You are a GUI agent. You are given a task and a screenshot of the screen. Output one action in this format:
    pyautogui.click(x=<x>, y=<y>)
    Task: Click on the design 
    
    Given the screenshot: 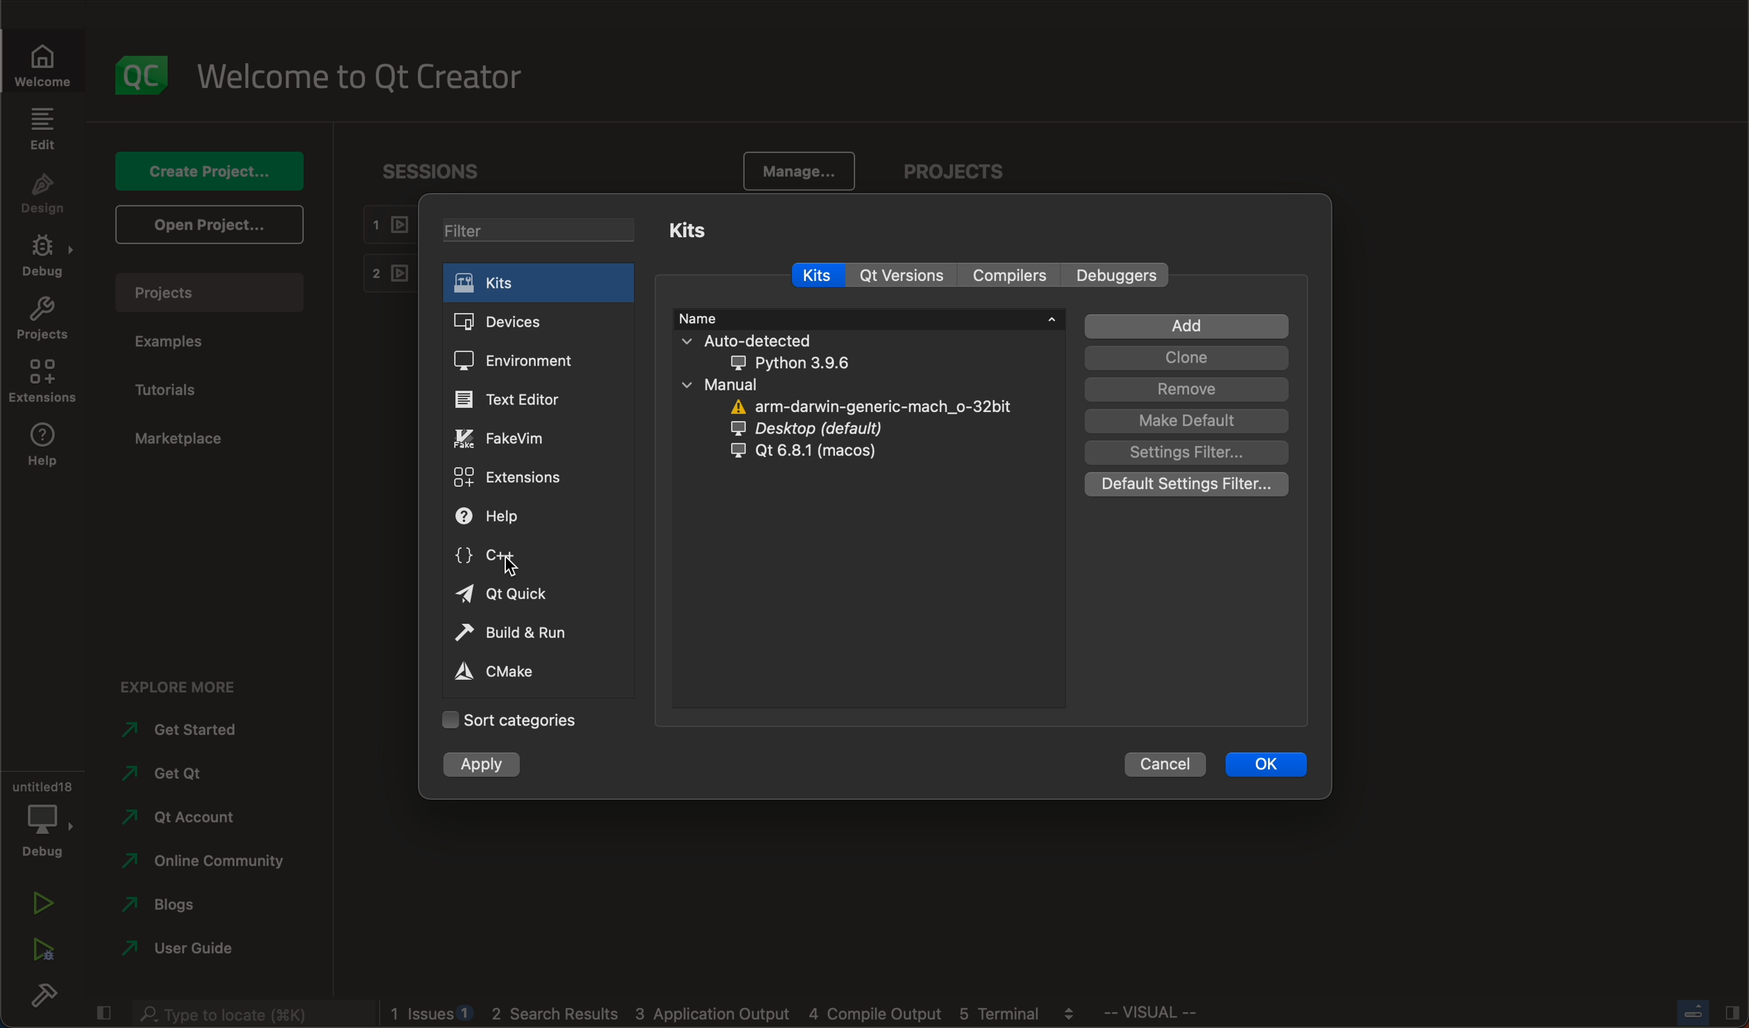 What is the action you would take?
    pyautogui.click(x=43, y=195)
    